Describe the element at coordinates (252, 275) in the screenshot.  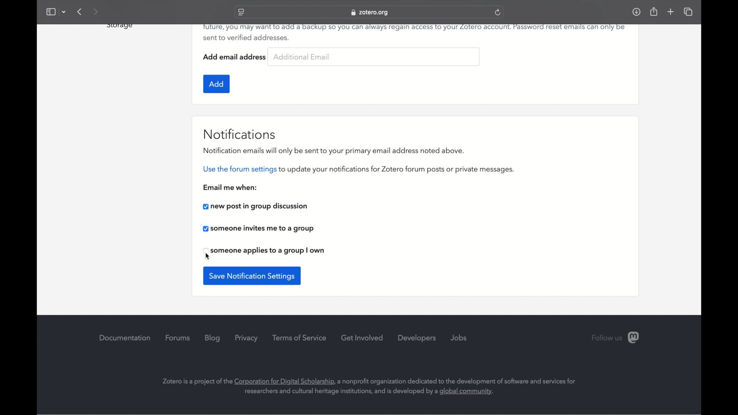
I see `save notification settings` at that location.